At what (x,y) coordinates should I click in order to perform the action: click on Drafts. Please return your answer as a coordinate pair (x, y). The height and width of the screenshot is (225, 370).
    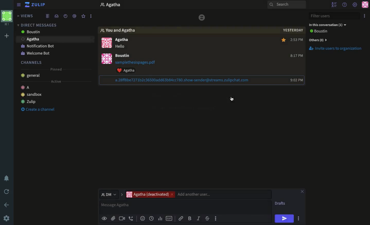
    Looking at the image, I should click on (281, 204).